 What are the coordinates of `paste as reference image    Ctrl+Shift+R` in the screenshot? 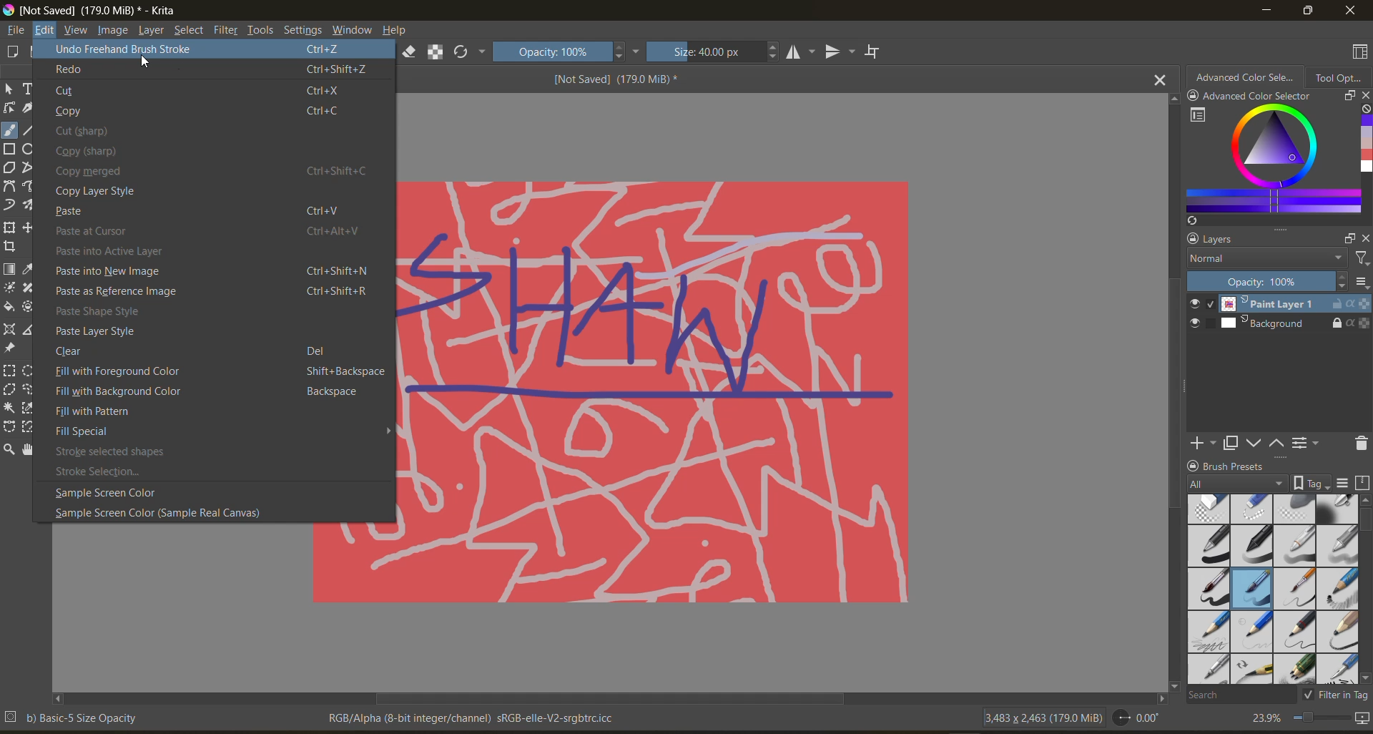 It's located at (215, 293).